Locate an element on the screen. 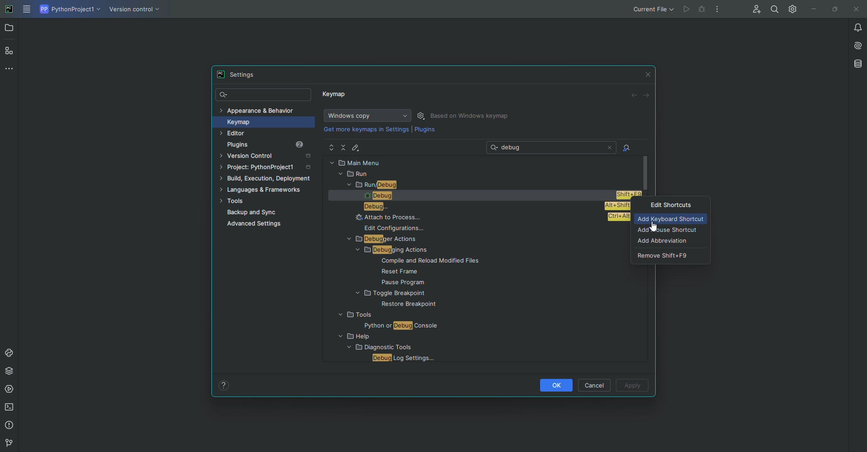 The height and width of the screenshot is (452, 867). Services is located at coordinates (10, 389).